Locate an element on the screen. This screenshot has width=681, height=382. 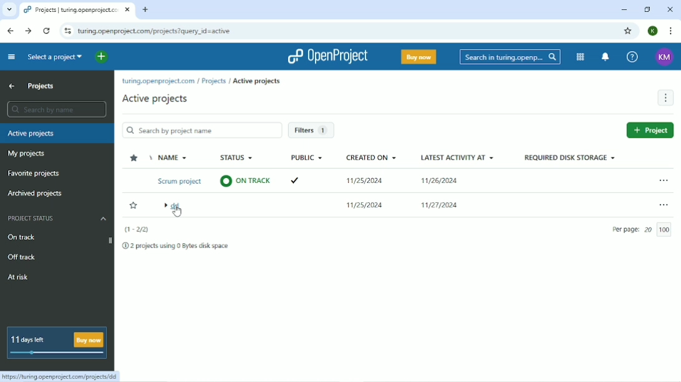
Modules is located at coordinates (580, 57).